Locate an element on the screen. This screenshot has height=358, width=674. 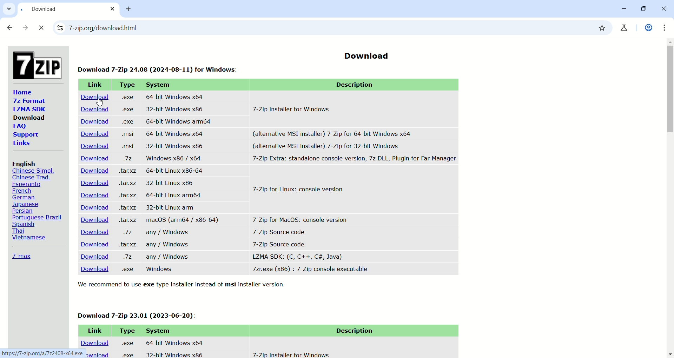
Download is located at coordinates (91, 218).